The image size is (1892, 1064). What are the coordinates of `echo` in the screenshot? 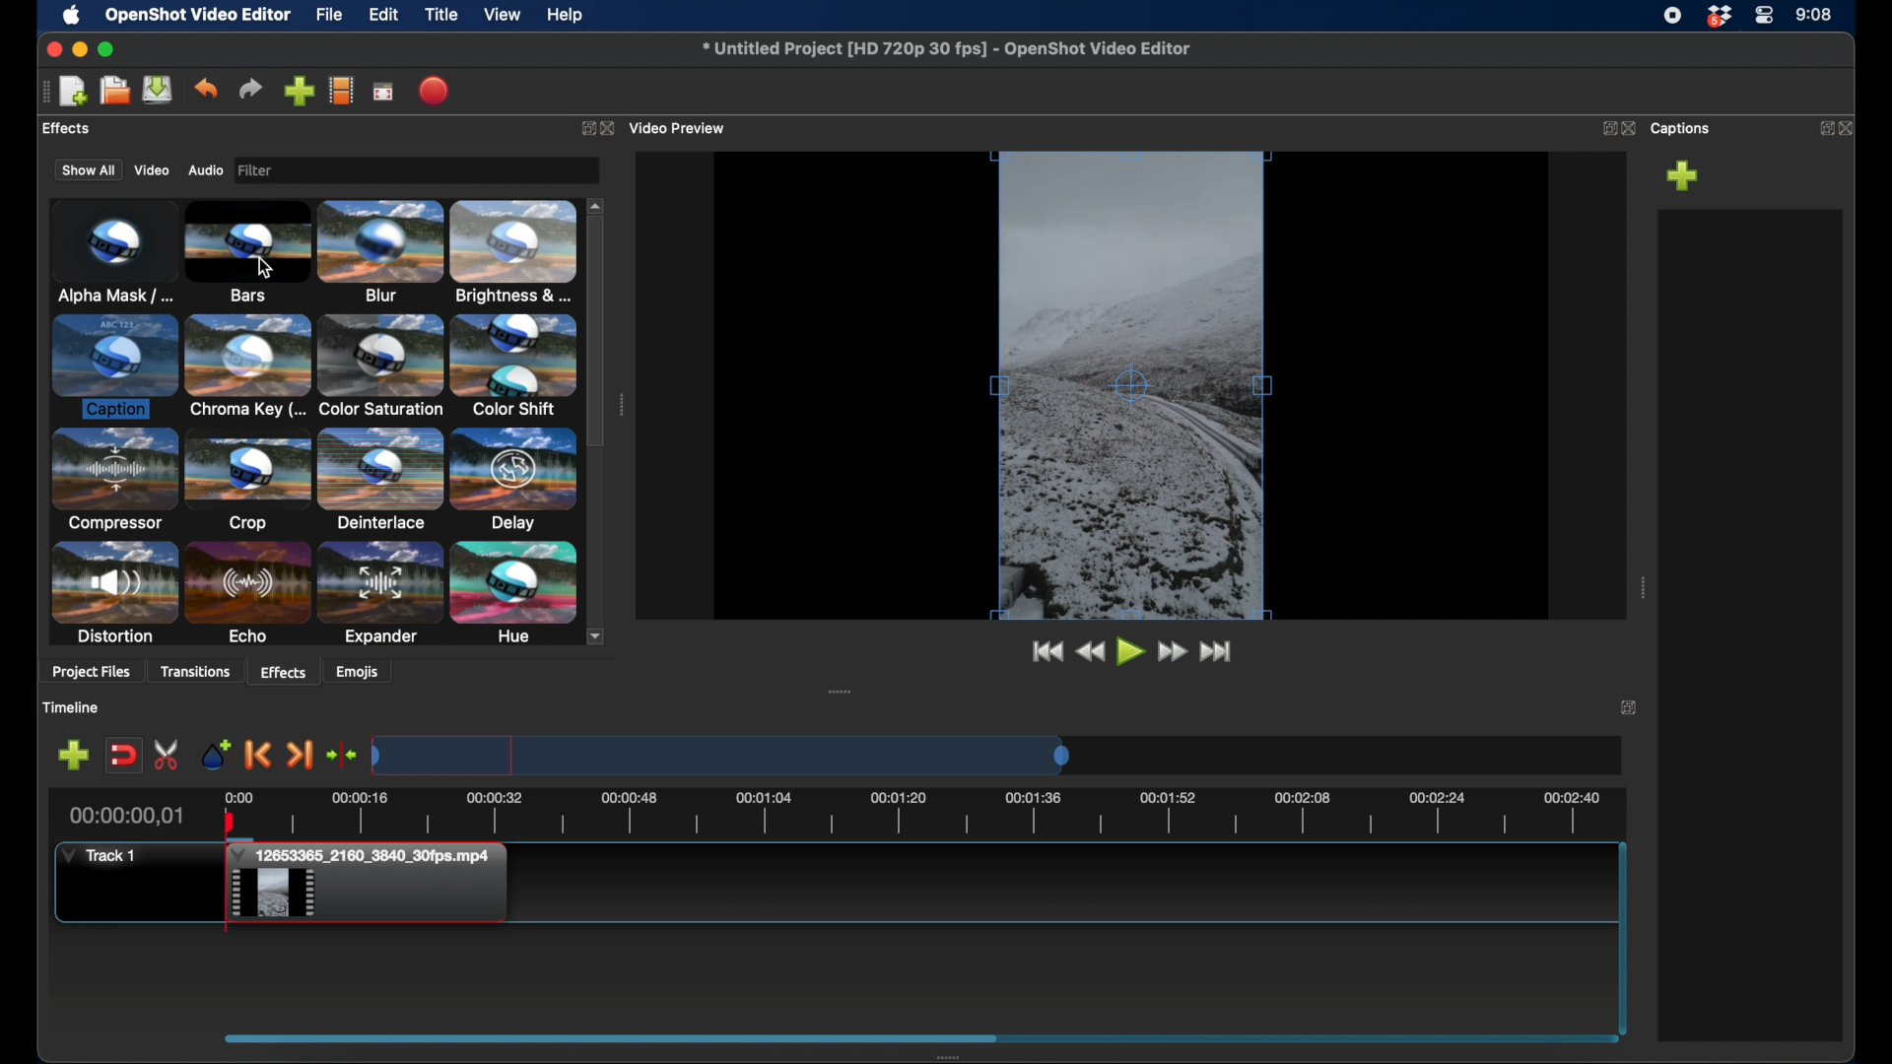 It's located at (248, 593).